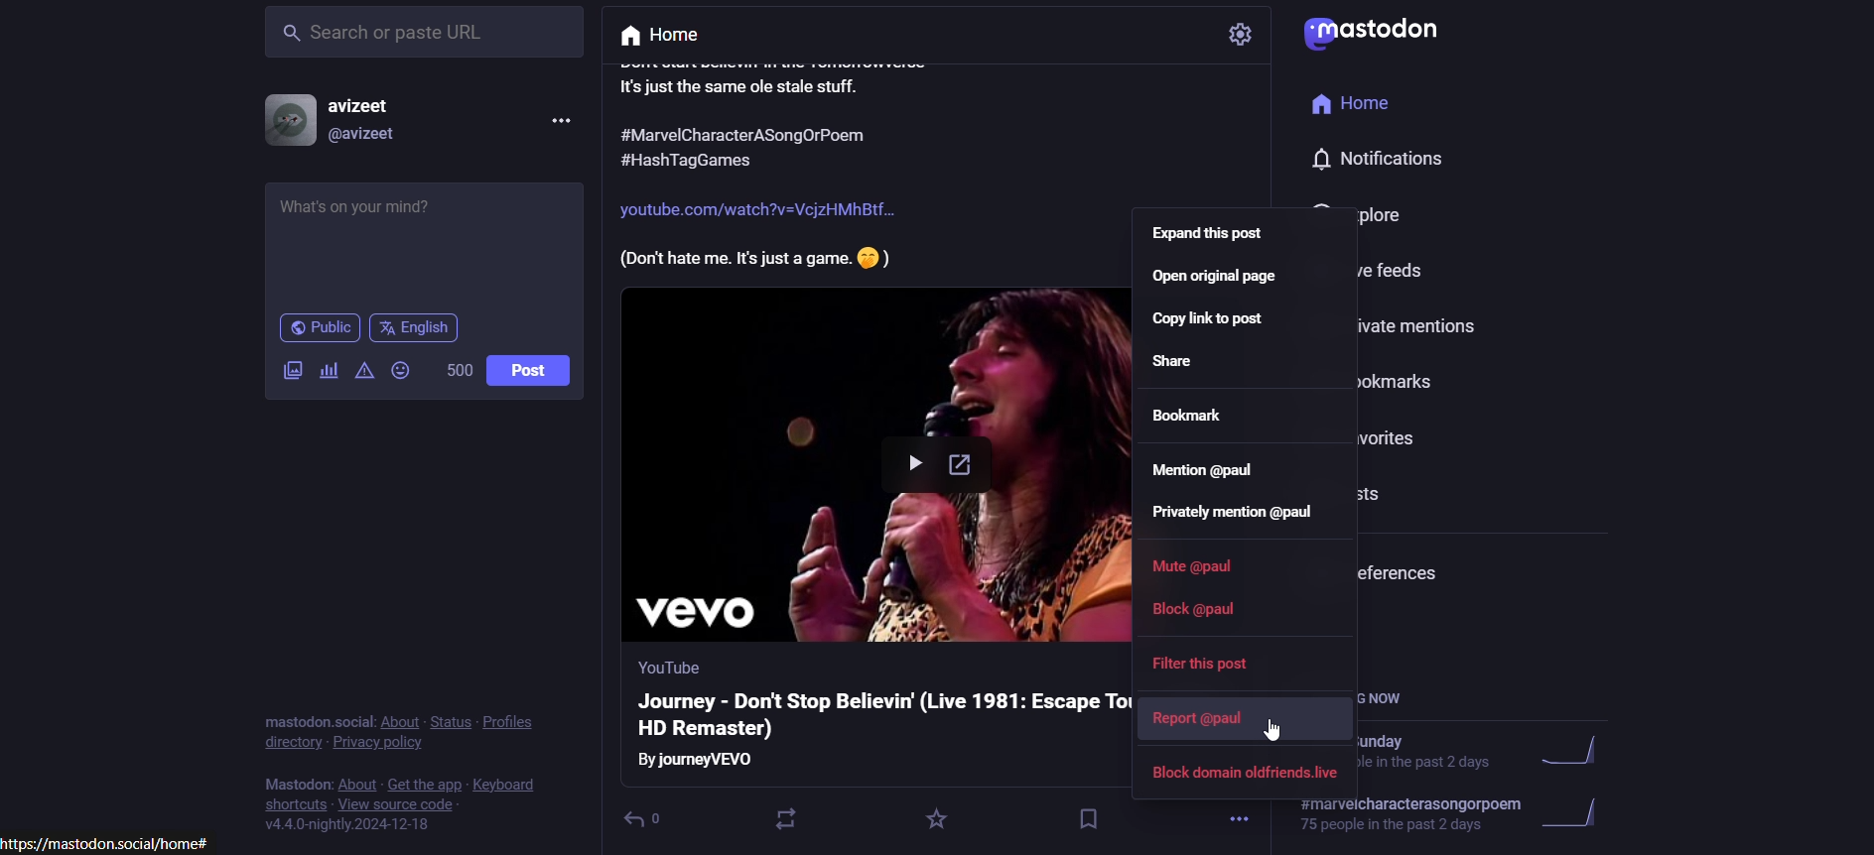 Image resolution: width=1874 pixels, height=855 pixels. Describe the element at coordinates (754, 258) in the screenshot. I see `` at that location.